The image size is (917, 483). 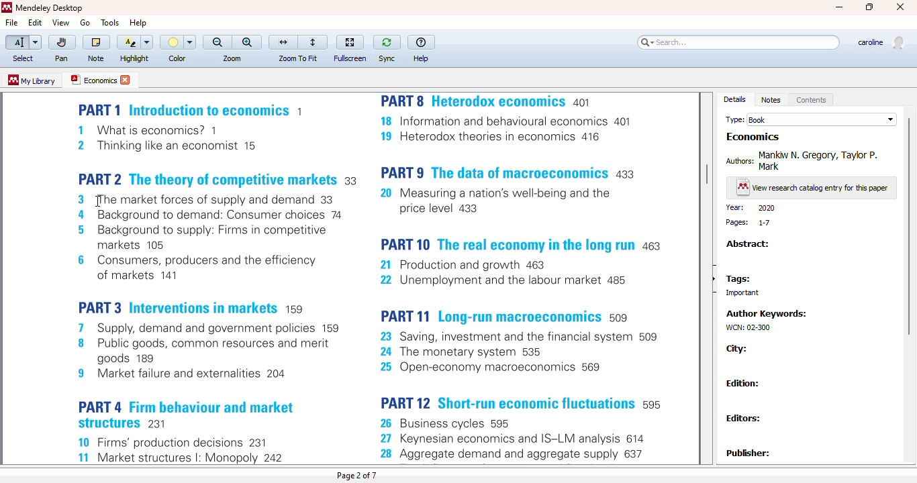 I want to click on zoom, so click(x=232, y=58).